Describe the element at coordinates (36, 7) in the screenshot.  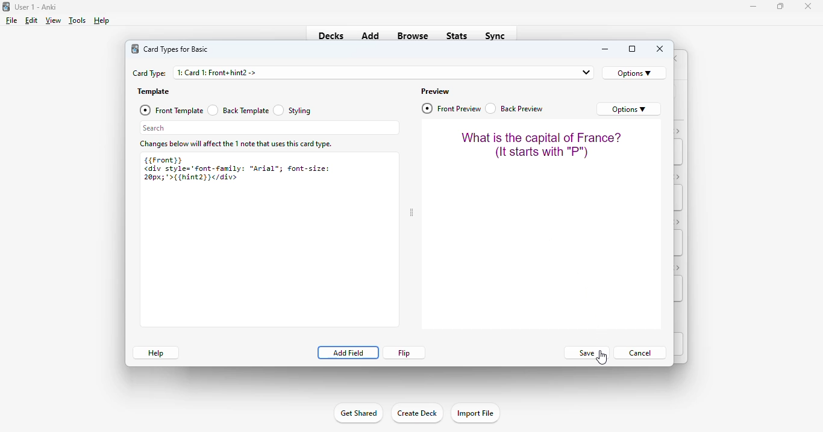
I see `title` at that location.